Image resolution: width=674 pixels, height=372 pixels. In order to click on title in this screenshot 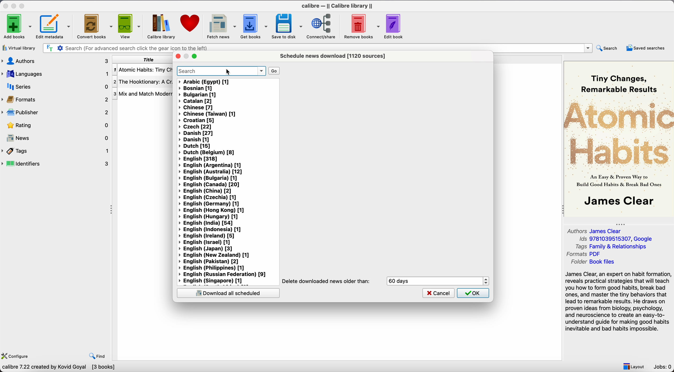, I will do `click(142, 60)`.